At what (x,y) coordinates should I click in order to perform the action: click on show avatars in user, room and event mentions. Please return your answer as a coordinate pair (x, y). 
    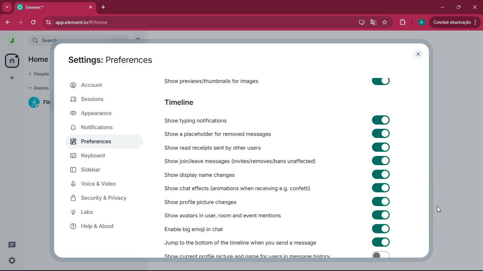
    Looking at the image, I should click on (226, 215).